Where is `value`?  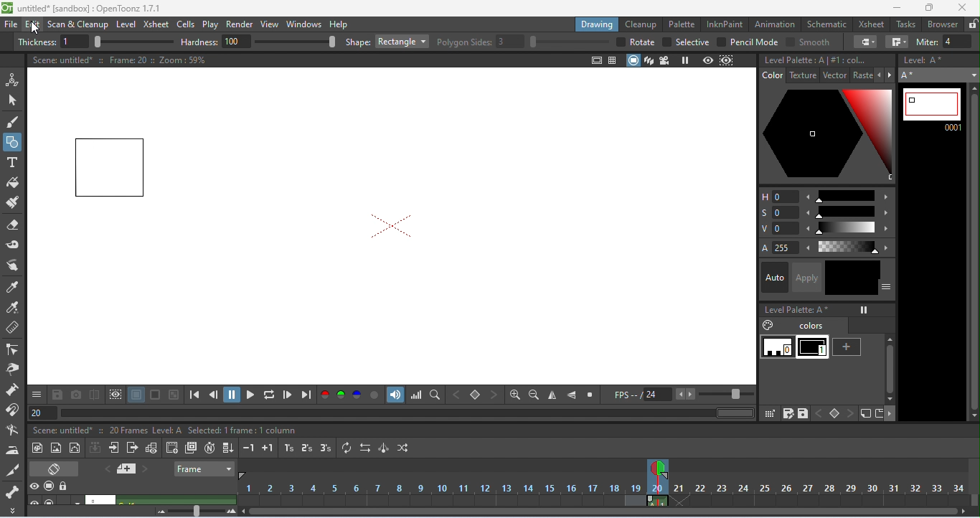 value is located at coordinates (827, 229).